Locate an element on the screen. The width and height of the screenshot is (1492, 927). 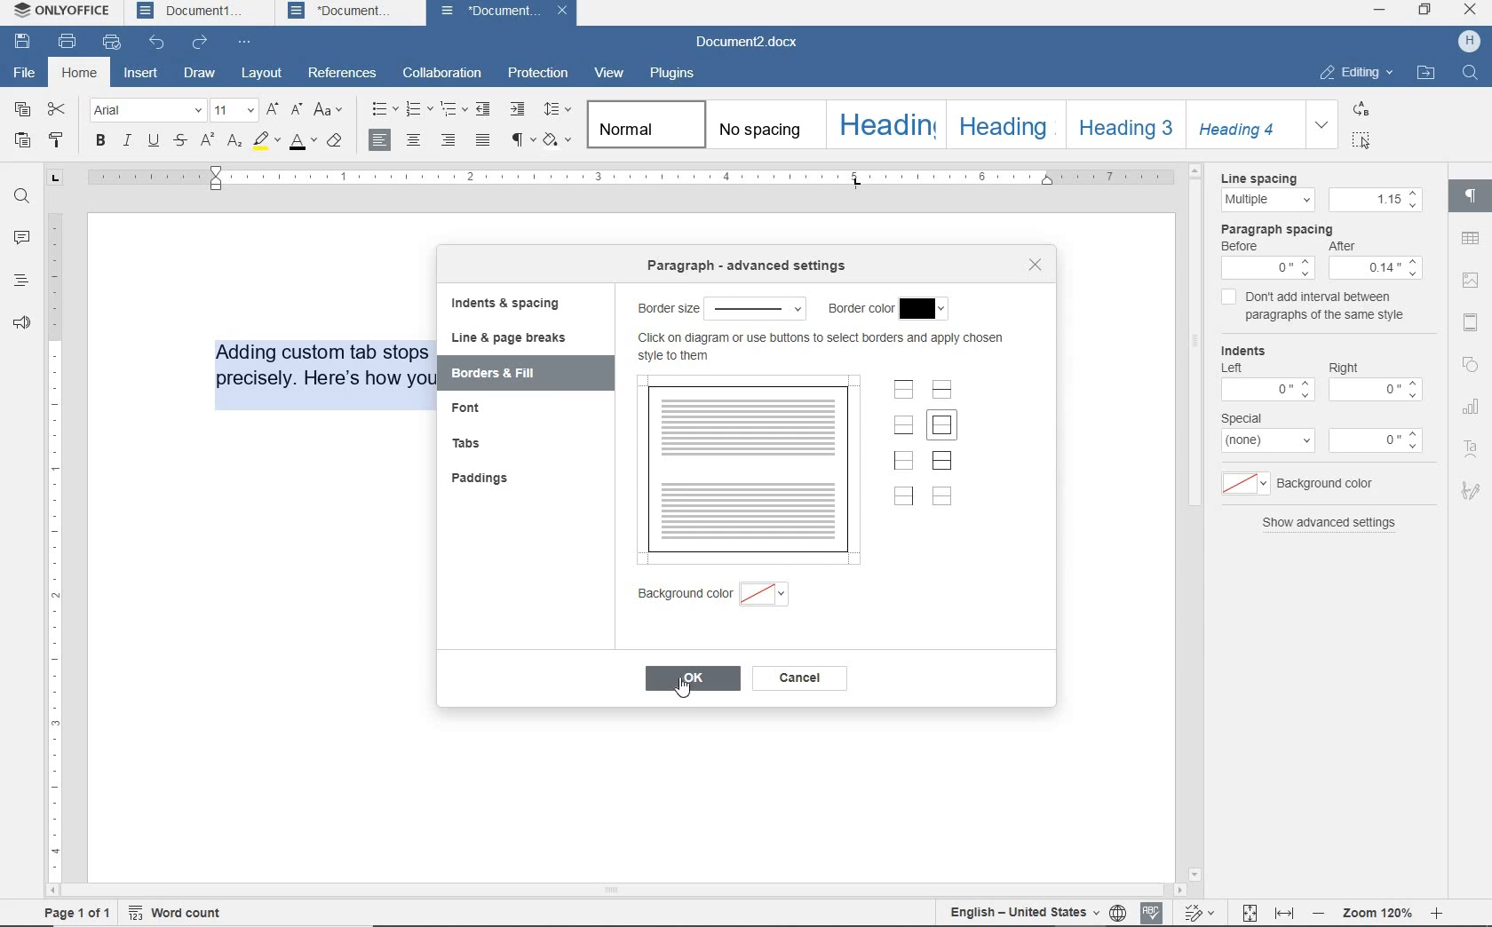
Show advanced settings is located at coordinates (1339, 530).